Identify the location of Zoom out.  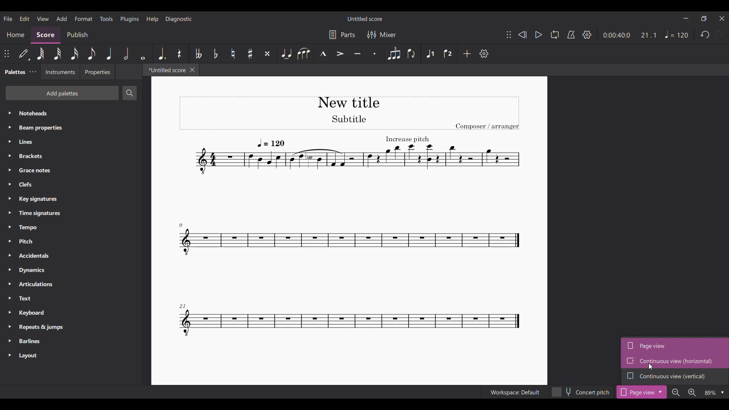
(675, 393).